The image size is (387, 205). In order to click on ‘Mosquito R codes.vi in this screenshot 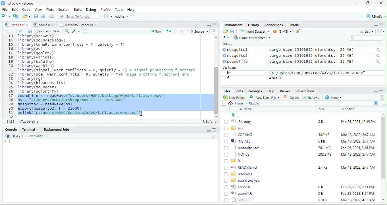, I will do `click(43, 25)`.